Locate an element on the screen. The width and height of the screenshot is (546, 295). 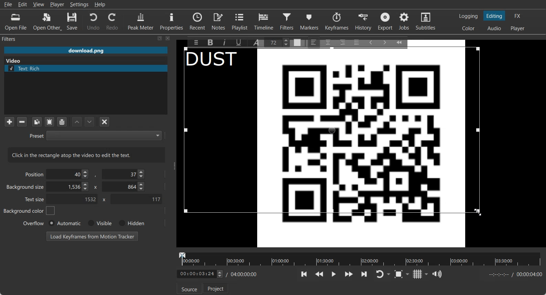
File is located at coordinates (8, 4).